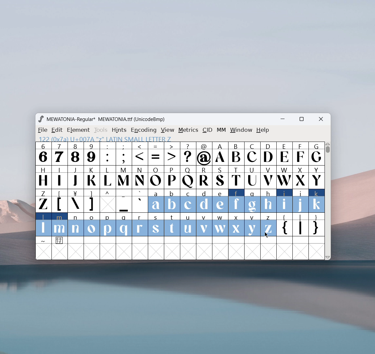 The width and height of the screenshot is (375, 354). What do you see at coordinates (59, 177) in the screenshot?
I see `I` at bounding box center [59, 177].